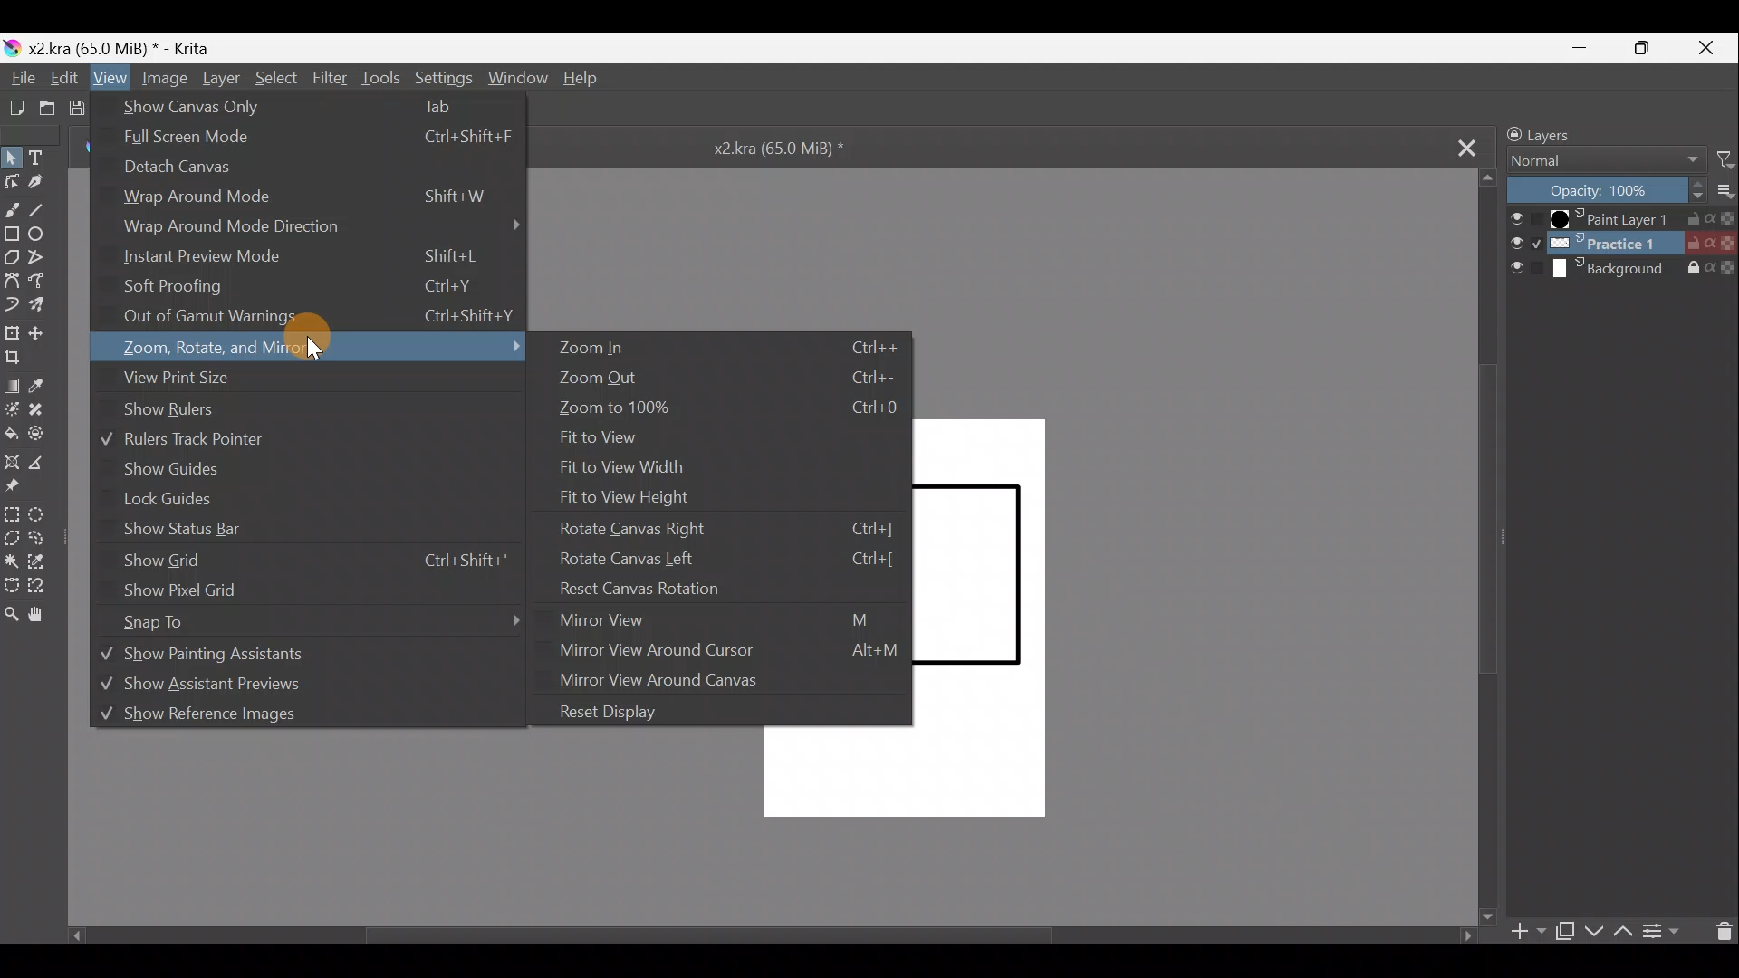 The image size is (1739, 978). What do you see at coordinates (189, 590) in the screenshot?
I see `Show pixel grid` at bounding box center [189, 590].